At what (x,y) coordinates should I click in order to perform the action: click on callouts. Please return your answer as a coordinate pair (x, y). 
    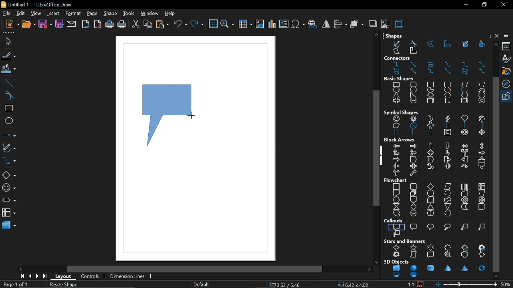
    Looking at the image, I should click on (394, 221).